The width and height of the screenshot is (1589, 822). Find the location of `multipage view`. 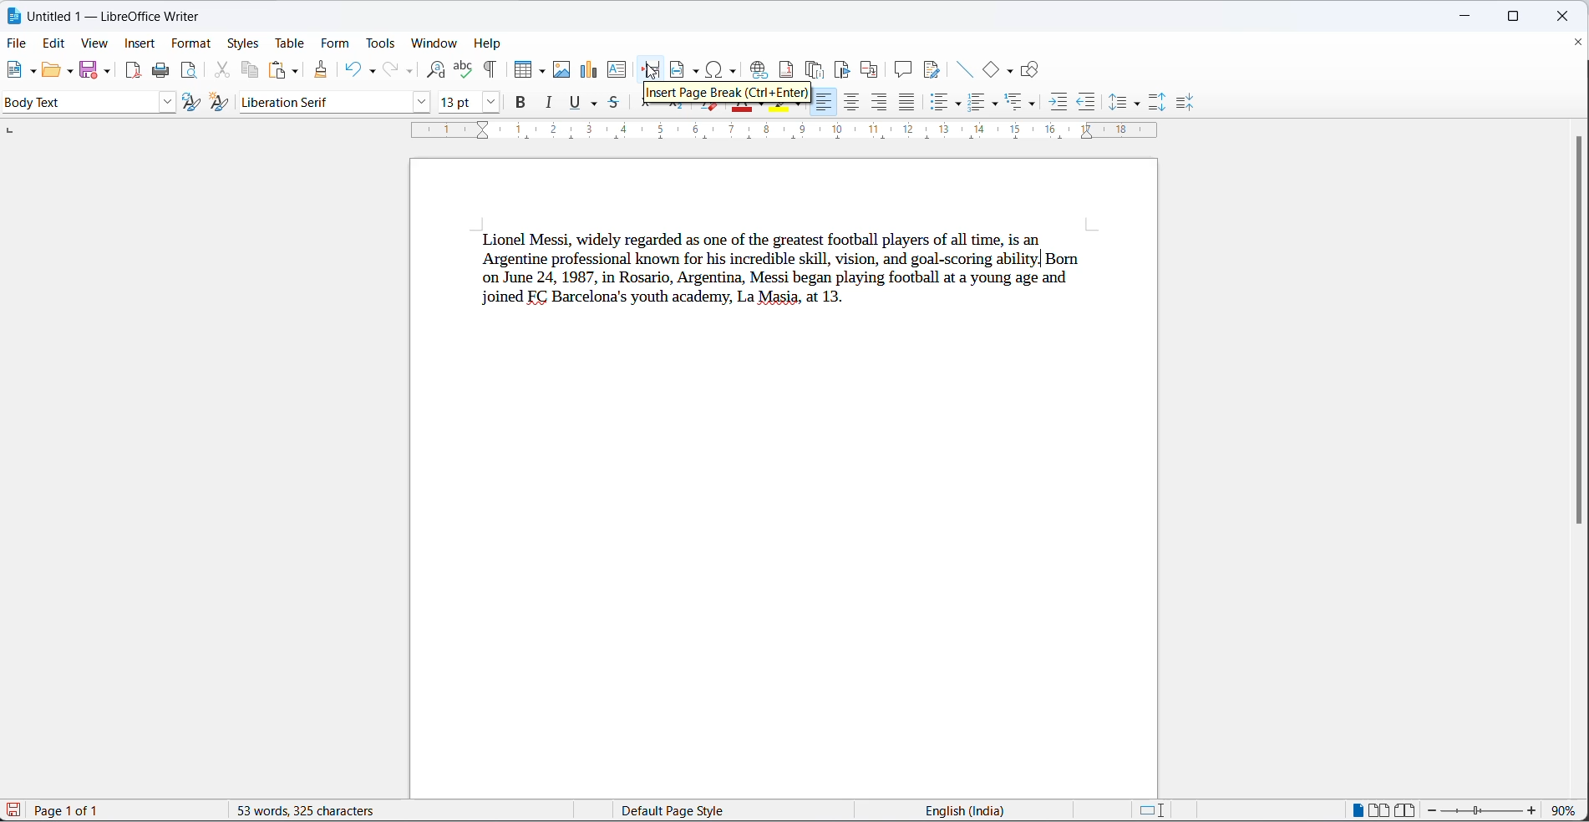

multipage view is located at coordinates (1379, 809).